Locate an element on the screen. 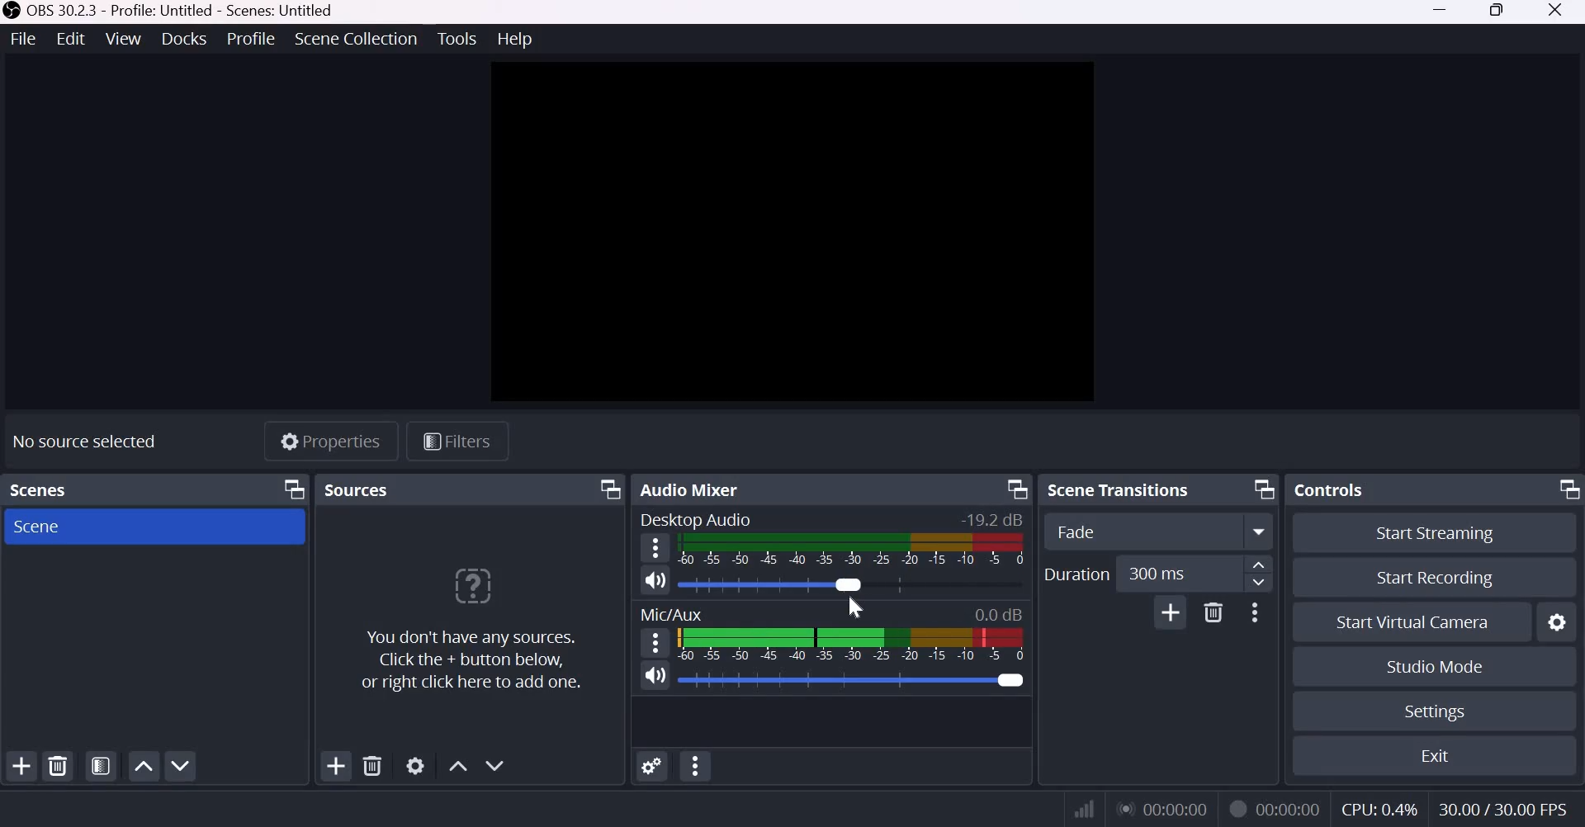  Move scene down is located at coordinates (182, 764).